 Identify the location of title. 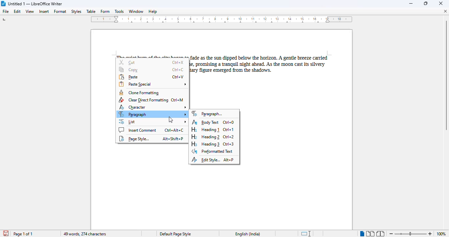
(35, 4).